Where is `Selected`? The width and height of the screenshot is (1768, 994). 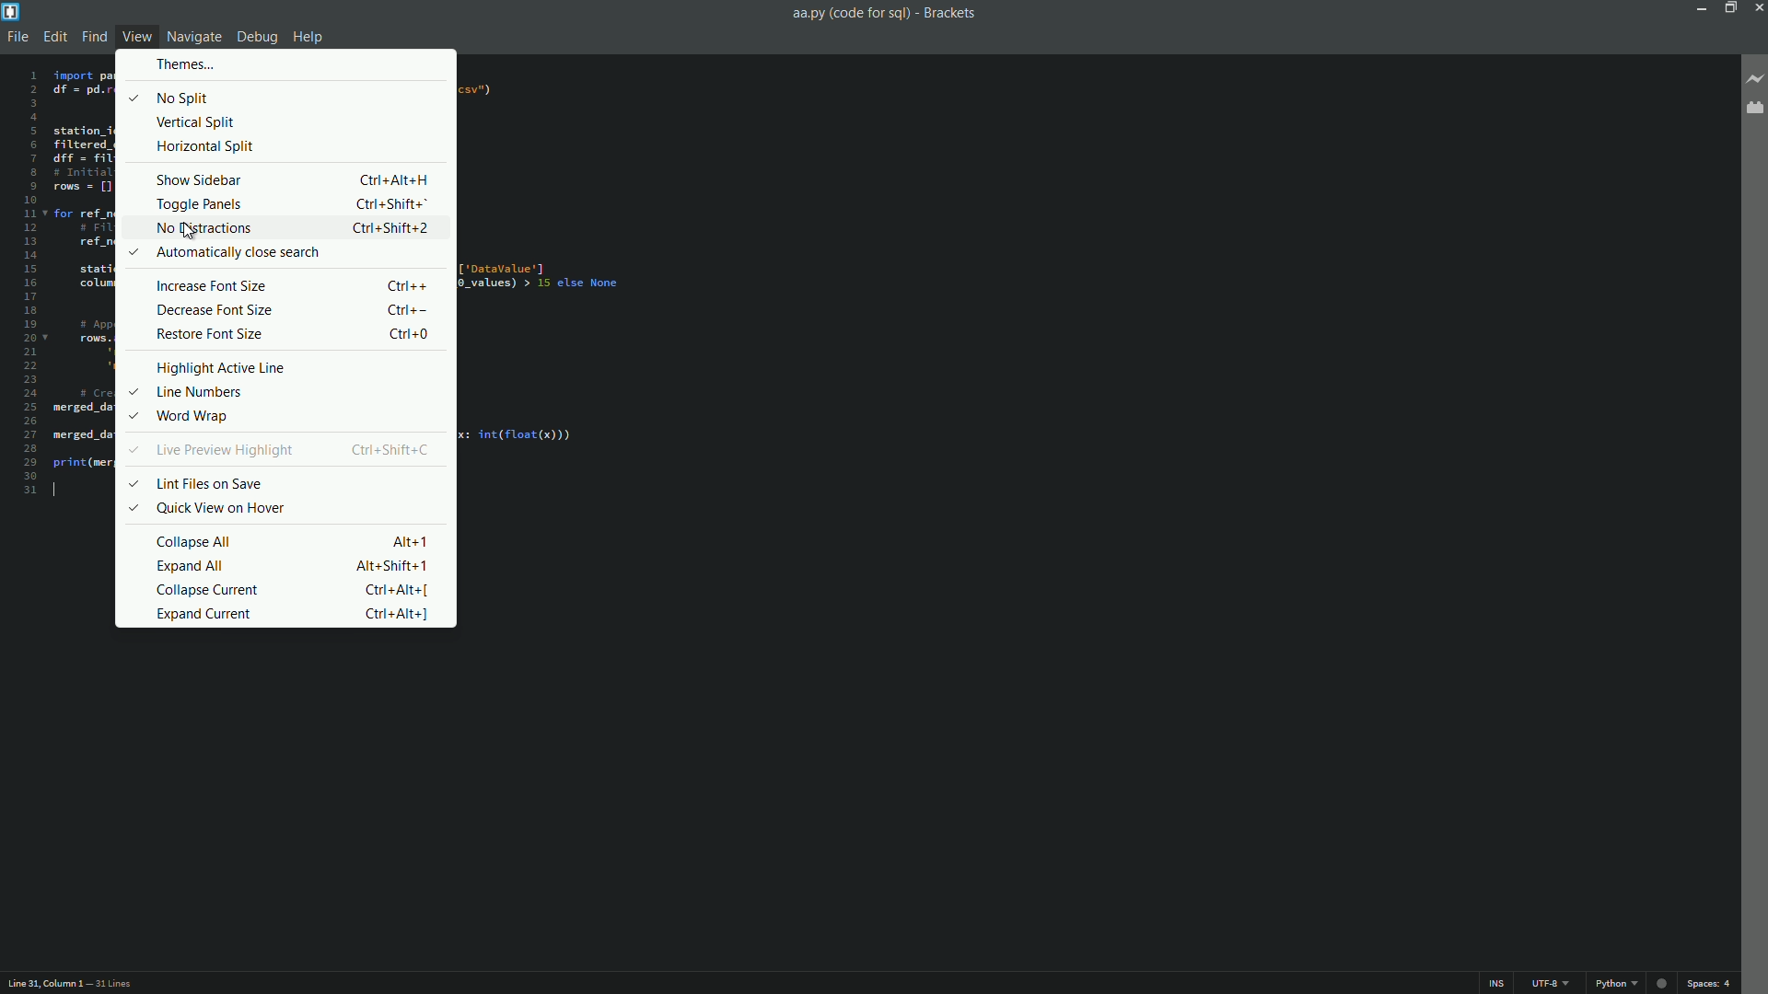 Selected is located at coordinates (133, 514).